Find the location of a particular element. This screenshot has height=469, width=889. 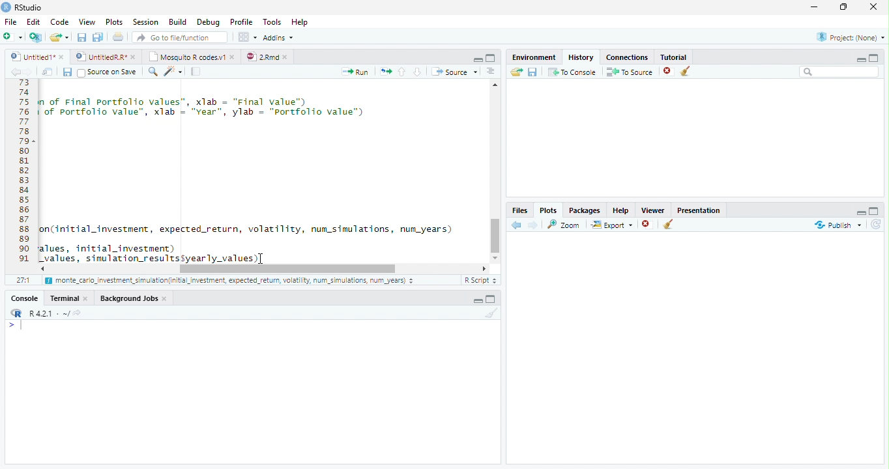

R Script is located at coordinates (480, 280).